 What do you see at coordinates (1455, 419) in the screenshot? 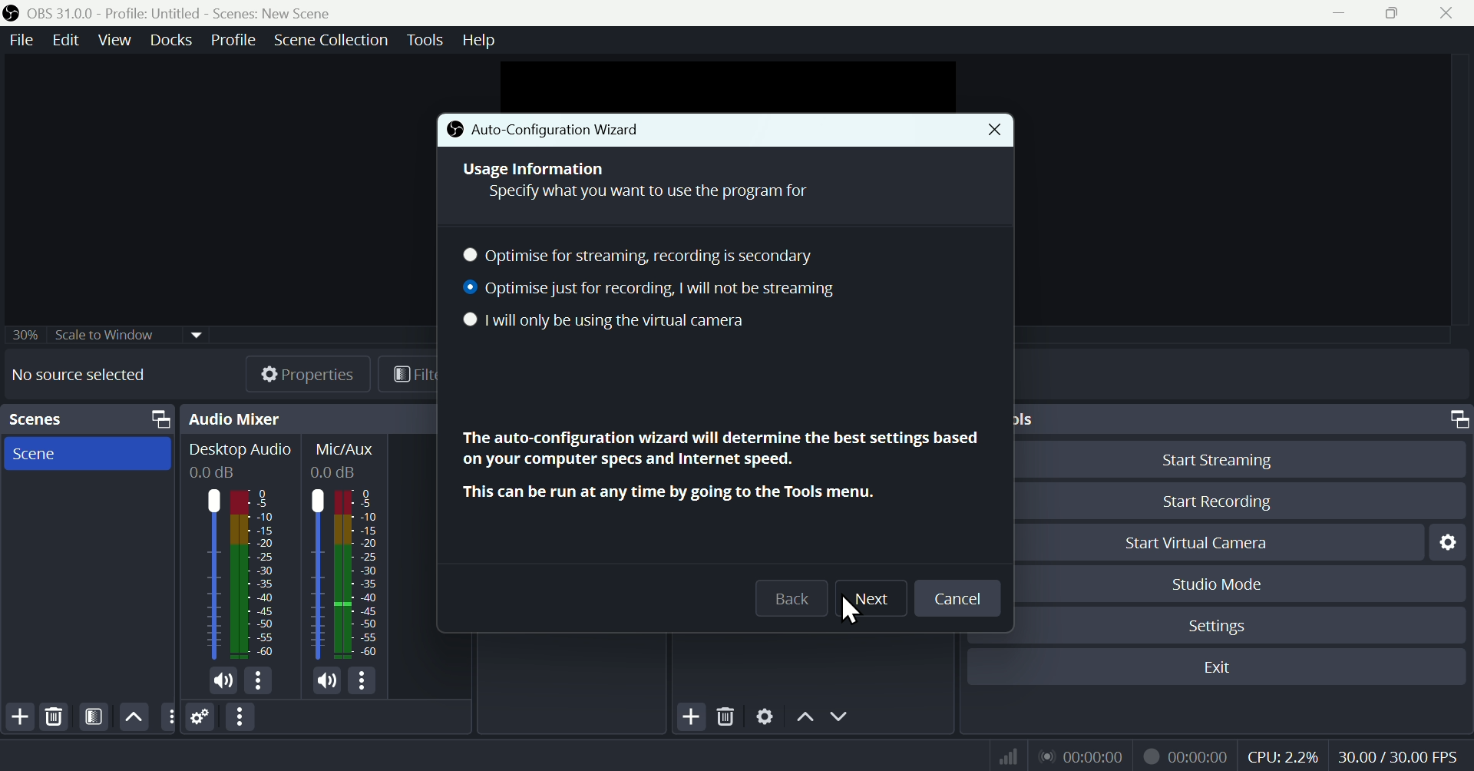
I see `screen resize` at bounding box center [1455, 419].